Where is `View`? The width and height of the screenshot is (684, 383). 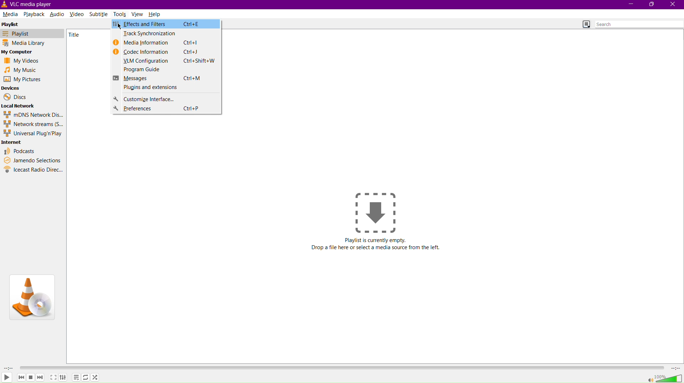
View is located at coordinates (138, 14).